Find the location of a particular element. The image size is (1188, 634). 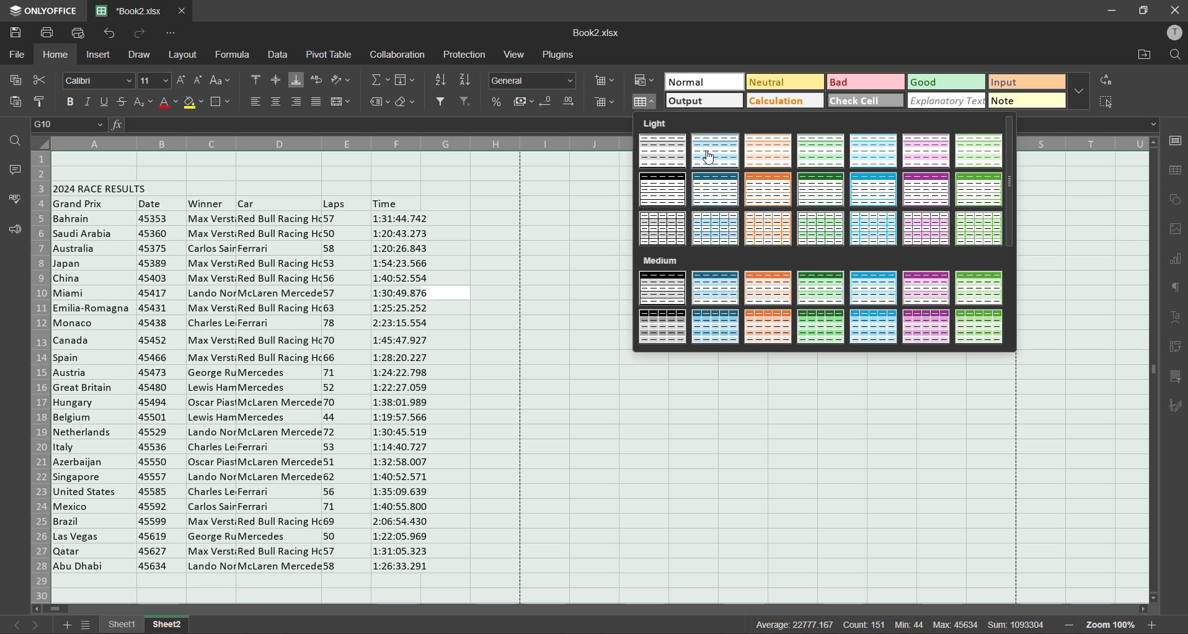

signature is located at coordinates (1176, 404).